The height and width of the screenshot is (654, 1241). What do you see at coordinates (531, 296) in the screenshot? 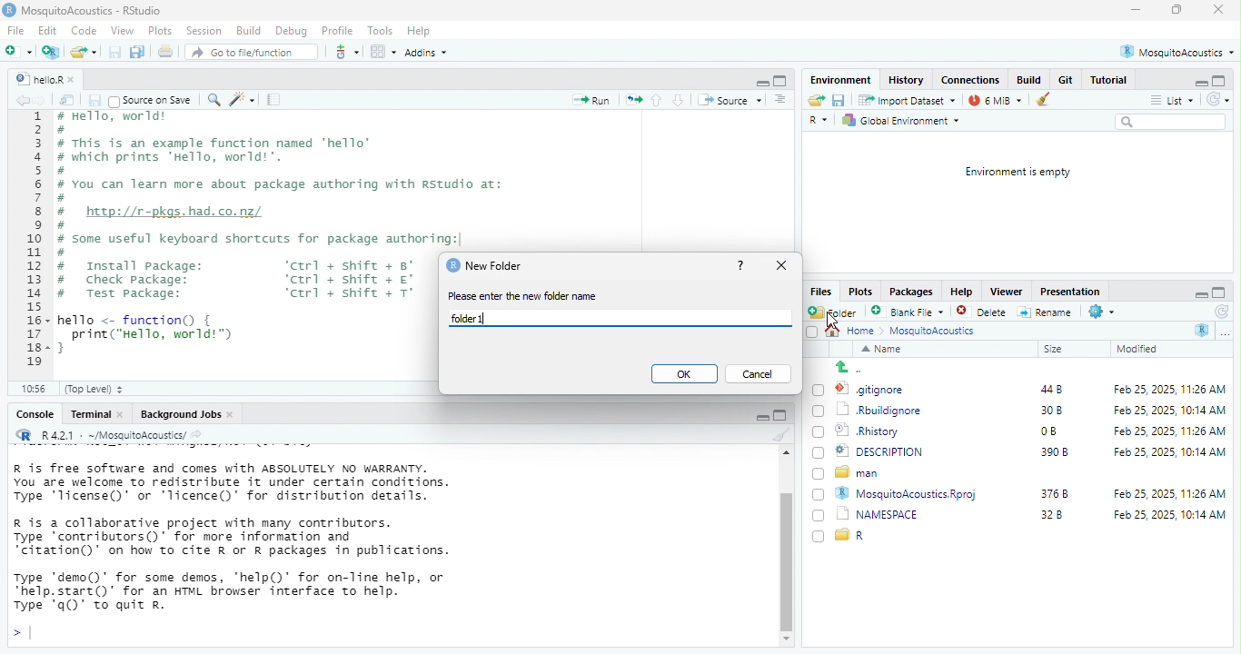
I see `Please enter the new folder name` at bounding box center [531, 296].